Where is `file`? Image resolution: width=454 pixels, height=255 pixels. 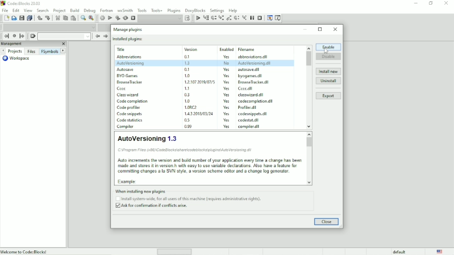
file is located at coordinates (249, 108).